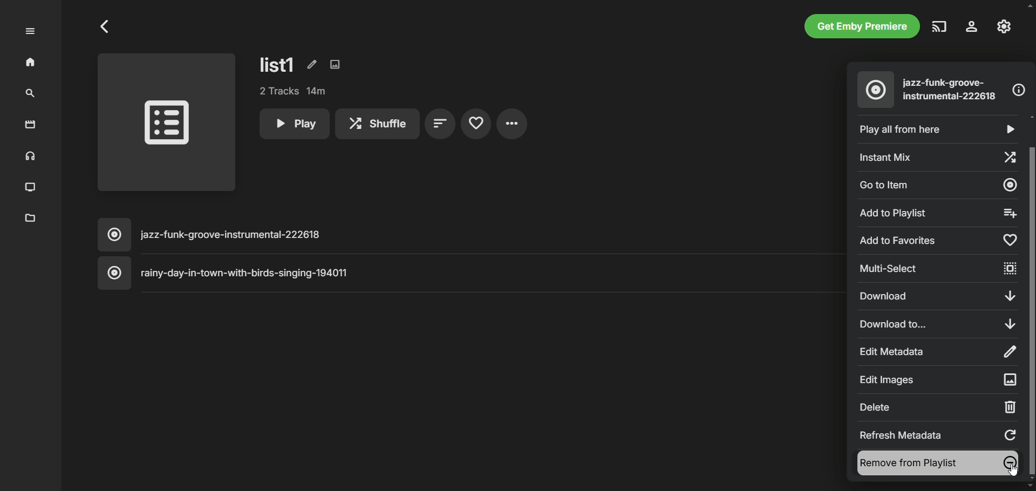  I want to click on remove from playlist, so click(938, 463).